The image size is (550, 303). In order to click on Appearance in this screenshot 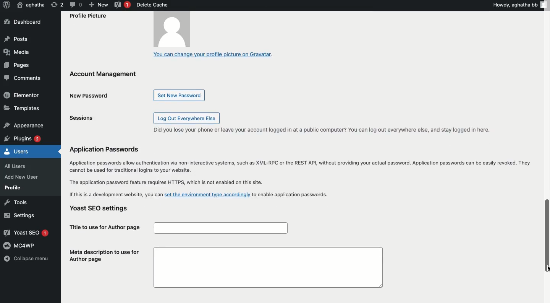, I will do `click(23, 124)`.